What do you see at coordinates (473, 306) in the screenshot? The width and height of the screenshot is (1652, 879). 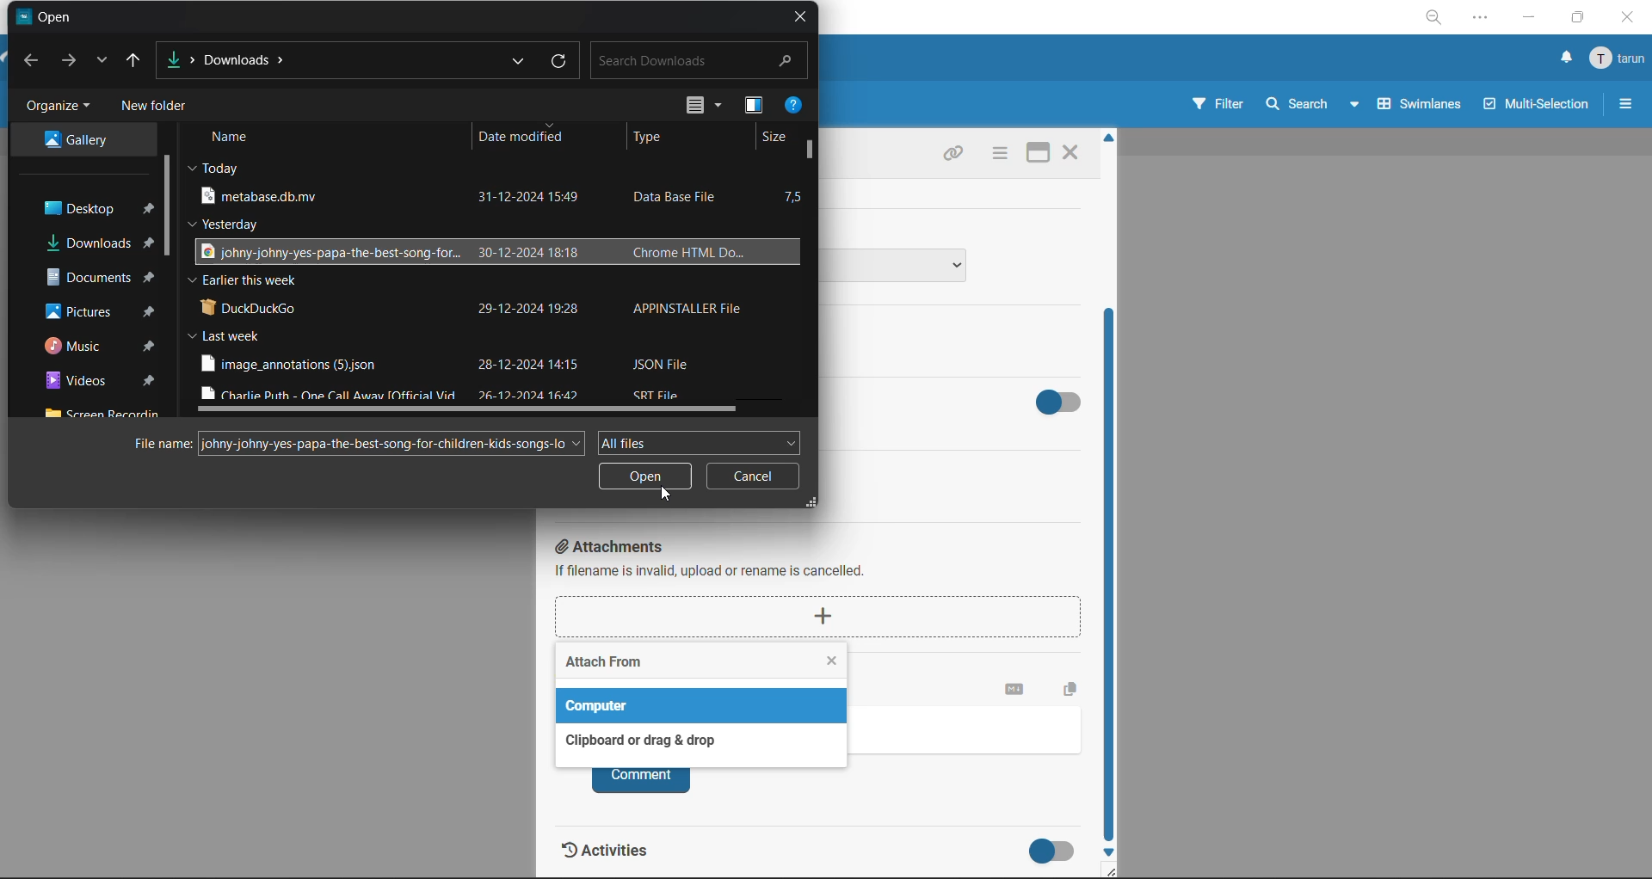 I see `file with date and type` at bounding box center [473, 306].